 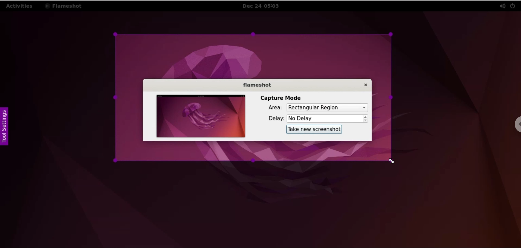 What do you see at coordinates (514, 5) in the screenshot?
I see `power options` at bounding box center [514, 5].